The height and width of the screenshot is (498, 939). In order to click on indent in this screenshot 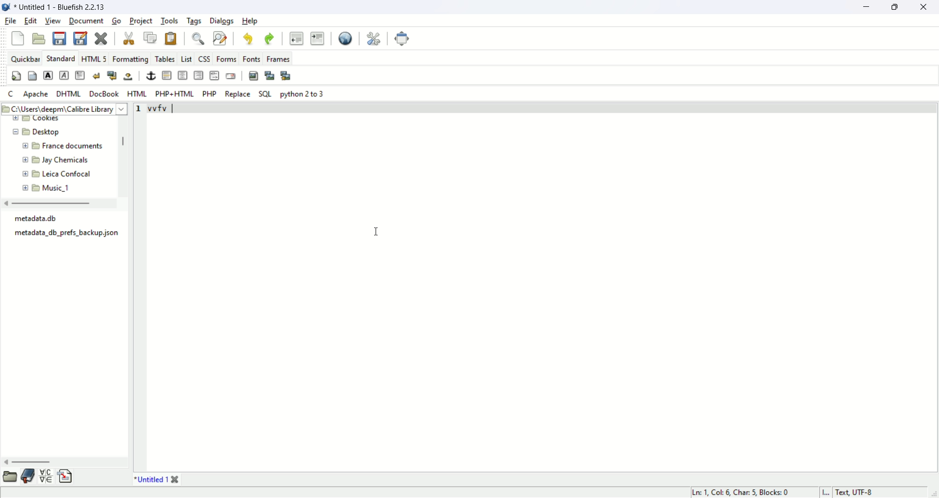, I will do `click(317, 39)`.